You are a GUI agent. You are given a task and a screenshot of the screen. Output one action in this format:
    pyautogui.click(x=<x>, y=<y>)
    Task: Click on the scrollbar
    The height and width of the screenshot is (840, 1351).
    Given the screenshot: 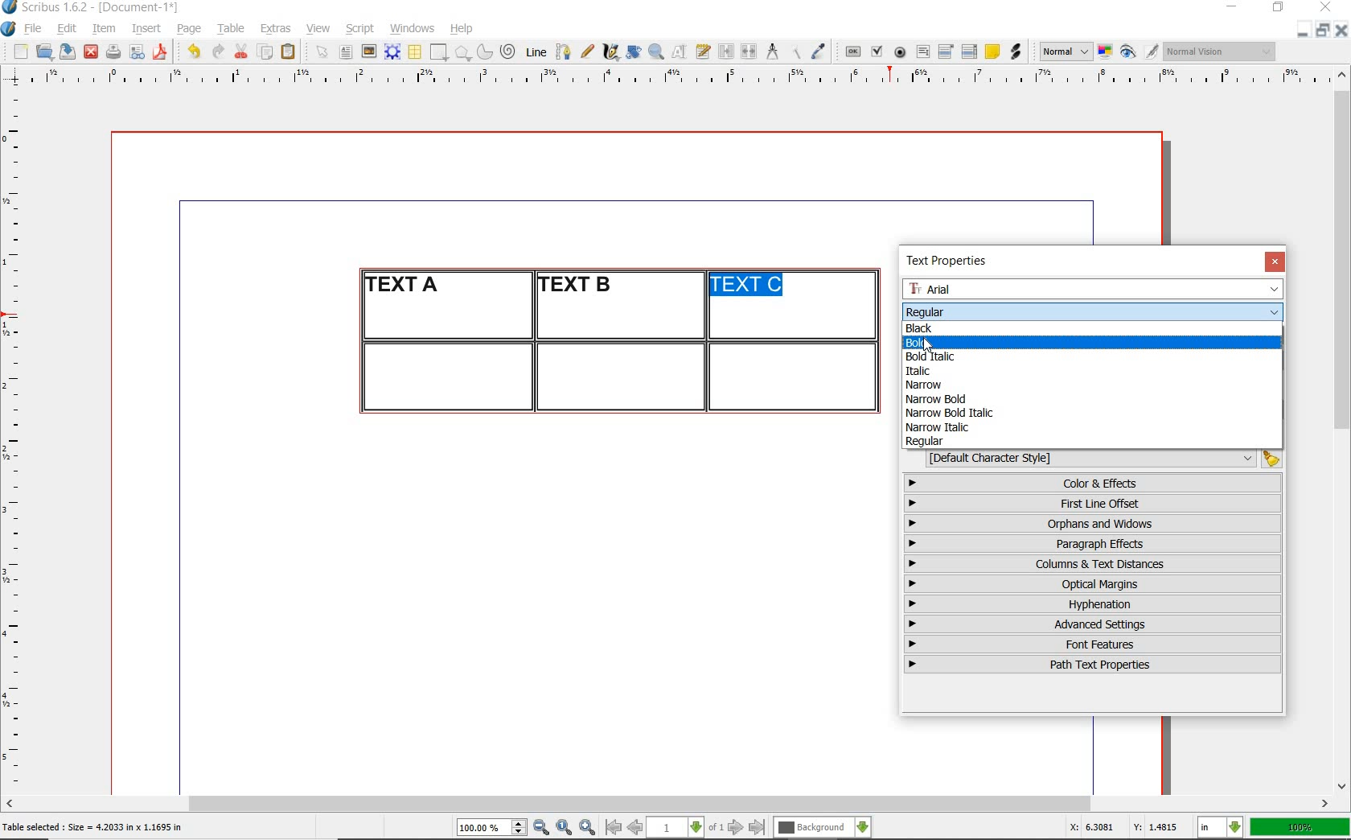 What is the action you would take?
    pyautogui.click(x=667, y=805)
    